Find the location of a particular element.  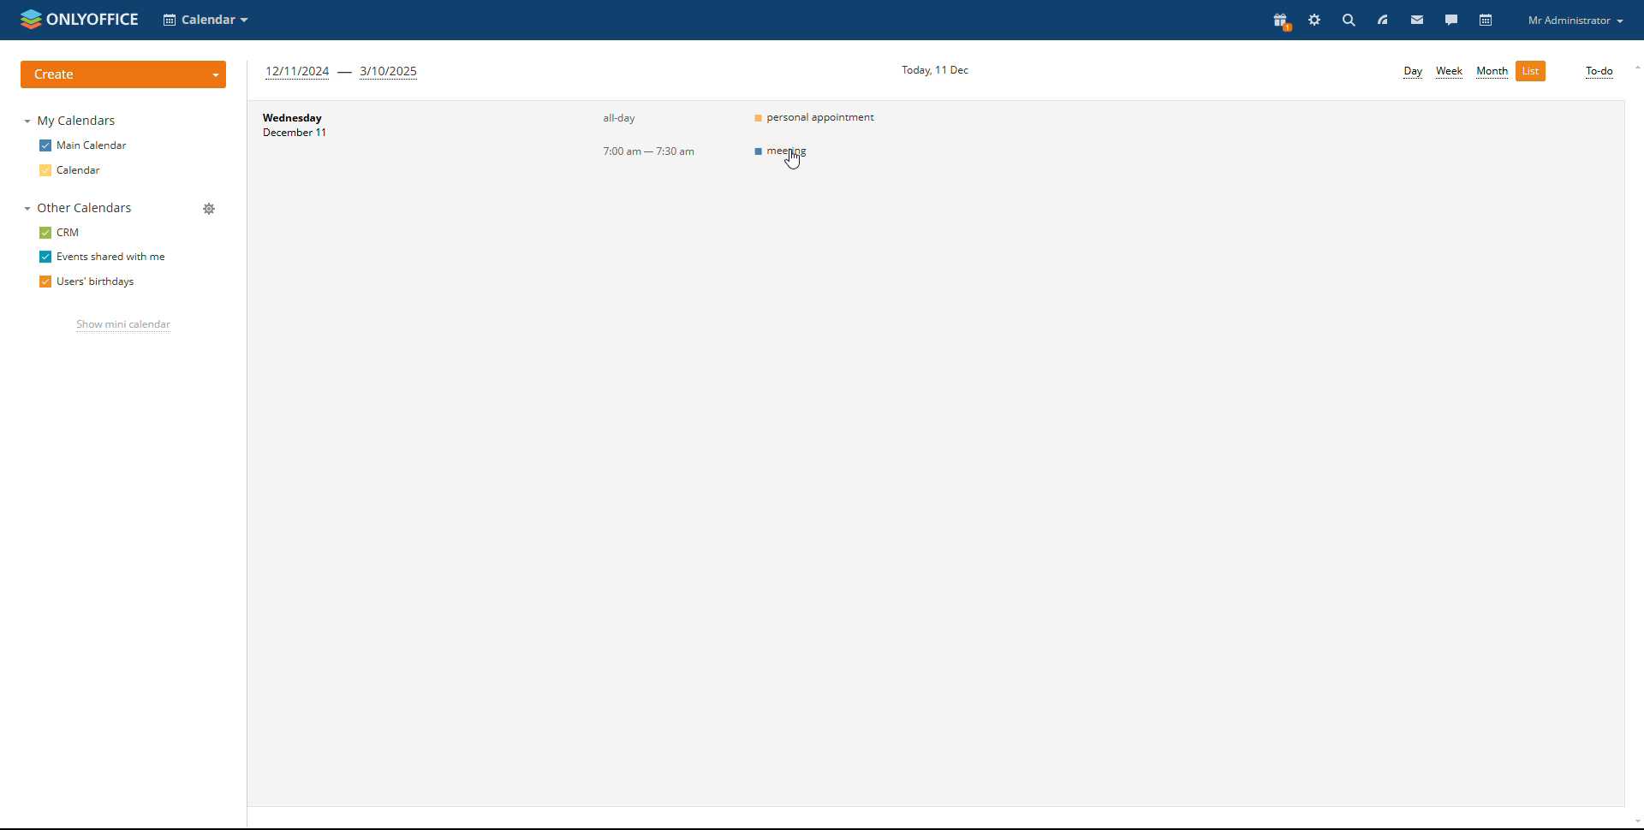

event is located at coordinates (818, 155).